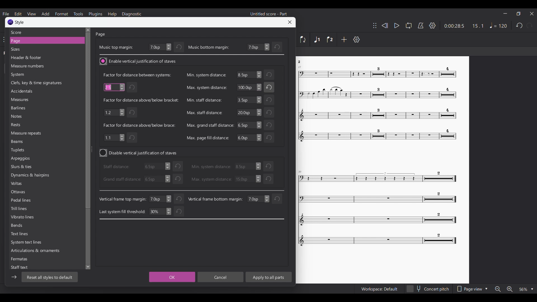 This screenshot has width=537, height=302. What do you see at coordinates (26, 126) in the screenshot?
I see `Rests` at bounding box center [26, 126].